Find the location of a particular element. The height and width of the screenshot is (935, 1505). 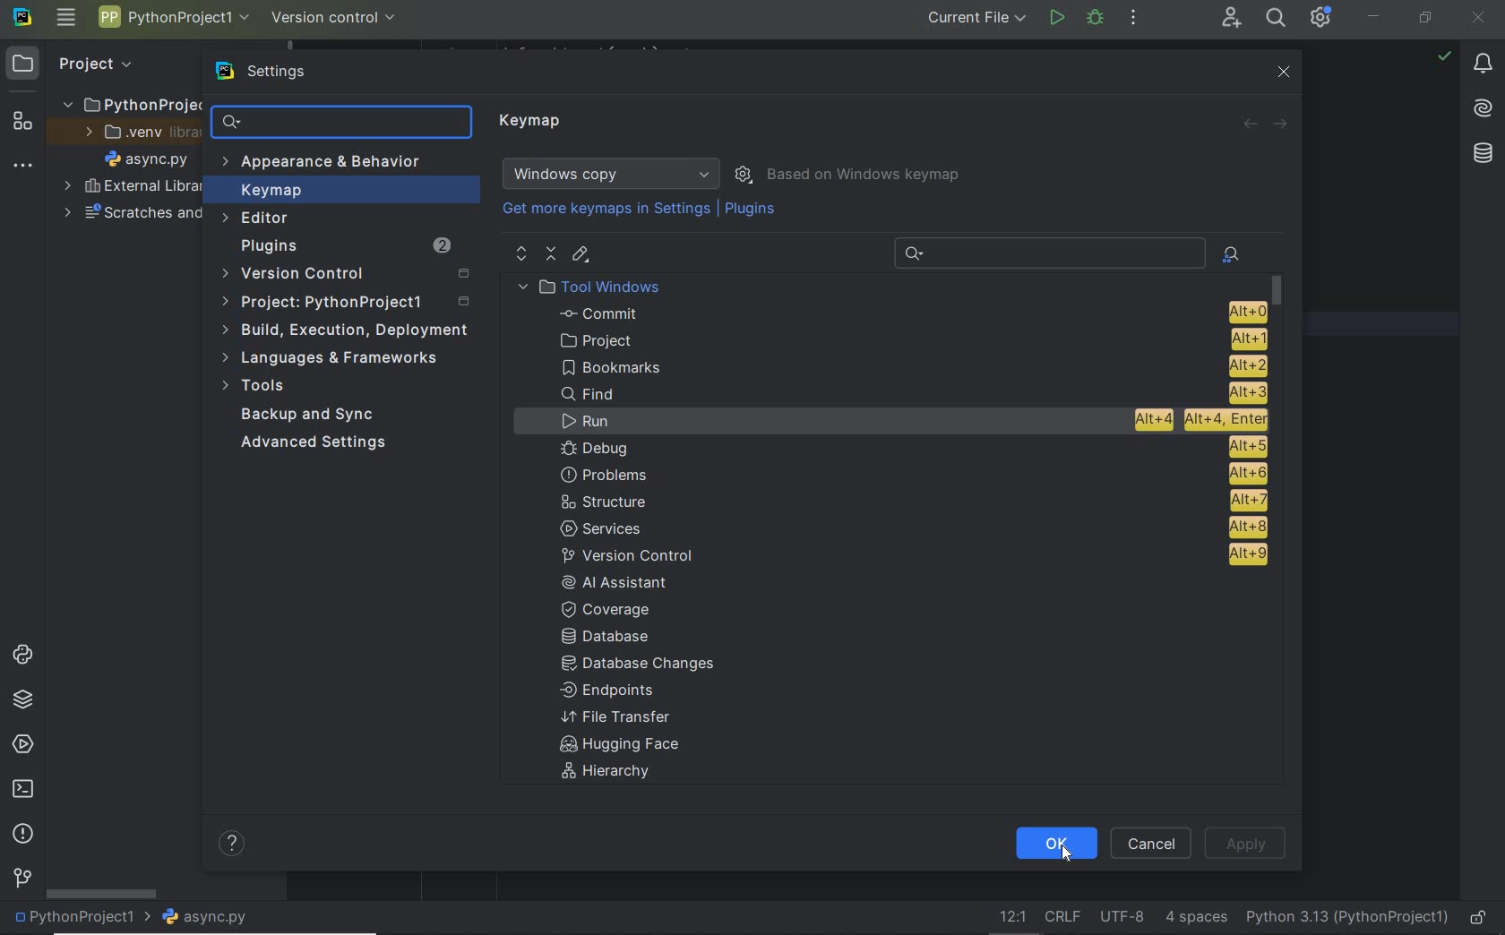

back is located at coordinates (1251, 124).